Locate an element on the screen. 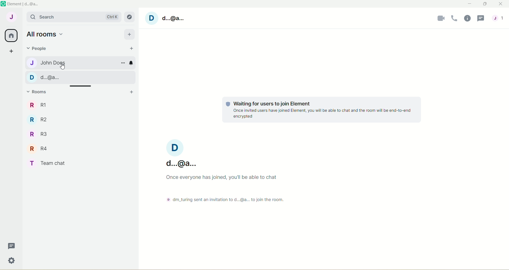 Image resolution: width=509 pixels, height=270 pixels. maximize is located at coordinates (485, 4).